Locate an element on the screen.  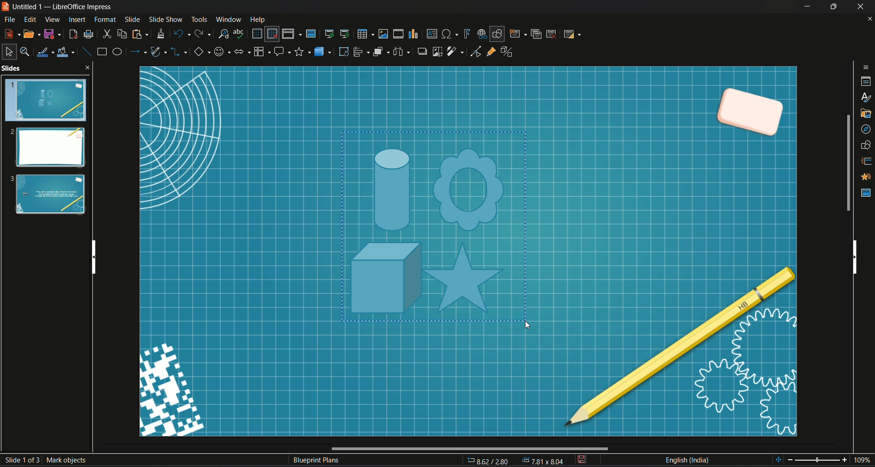
Zoom is located at coordinates (824, 460).